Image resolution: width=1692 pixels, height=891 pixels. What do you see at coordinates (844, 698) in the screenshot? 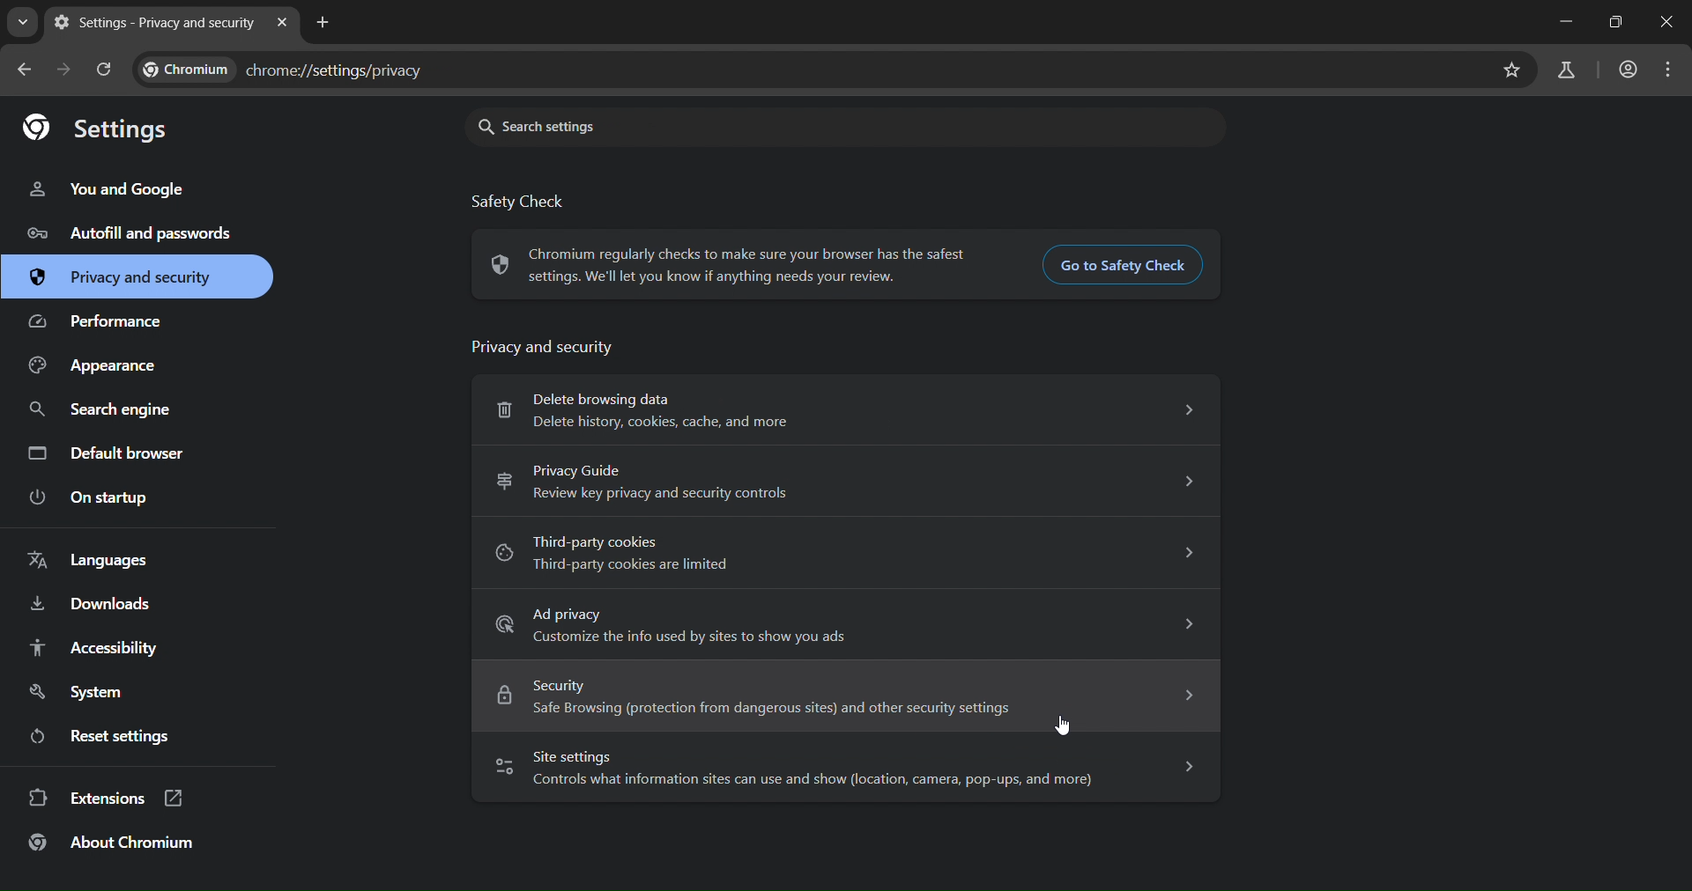
I see `Security
Safe Browsing (protection from dangerous sites) and other security settings` at bounding box center [844, 698].